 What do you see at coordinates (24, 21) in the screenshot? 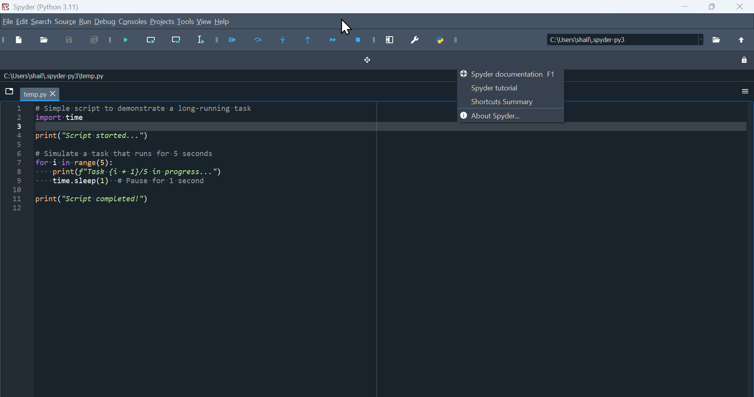
I see `Edit` at bounding box center [24, 21].